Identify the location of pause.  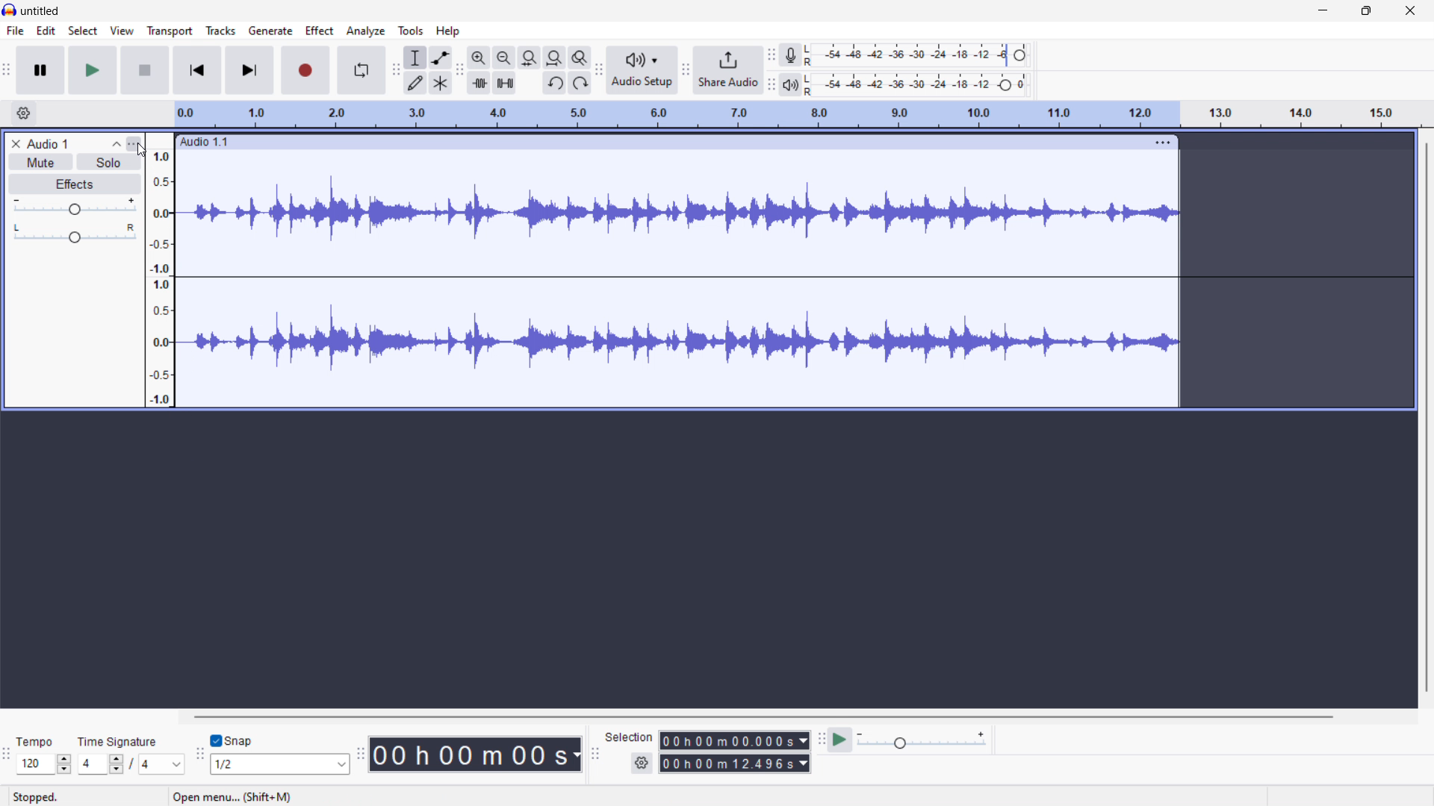
(40, 70).